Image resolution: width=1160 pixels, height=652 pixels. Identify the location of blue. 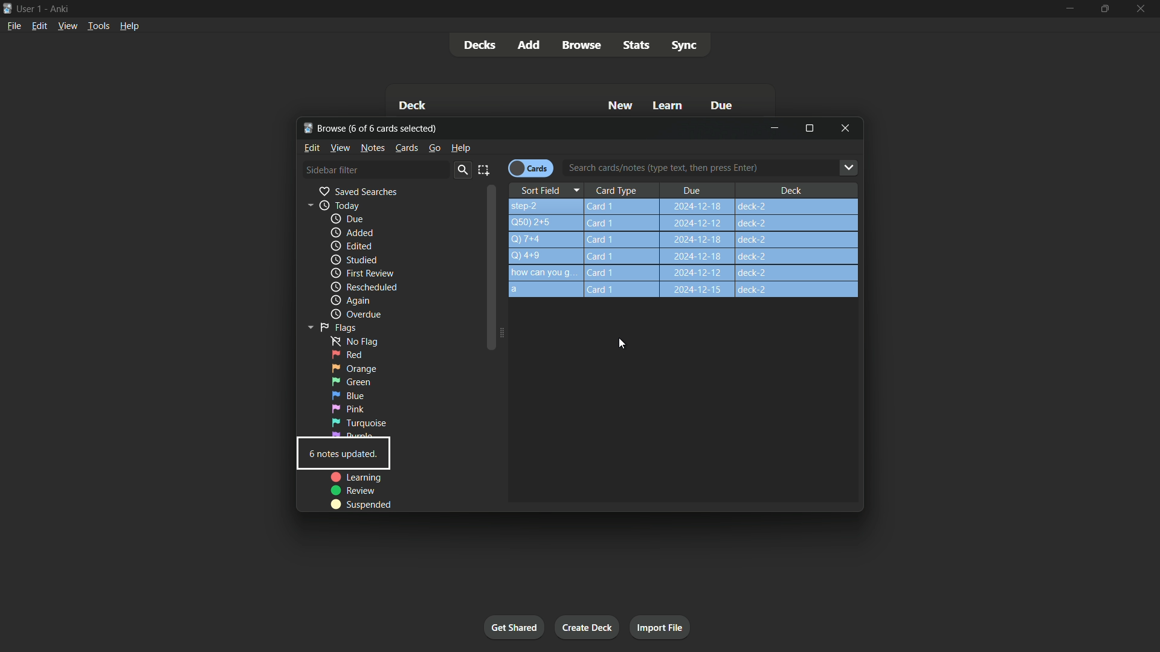
(347, 395).